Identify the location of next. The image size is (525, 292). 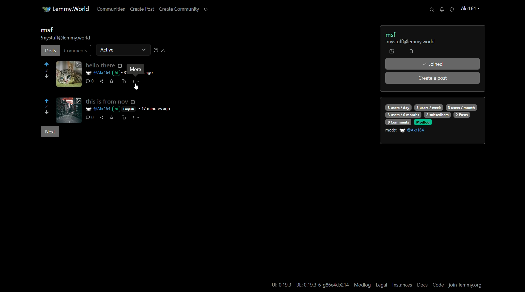
(50, 132).